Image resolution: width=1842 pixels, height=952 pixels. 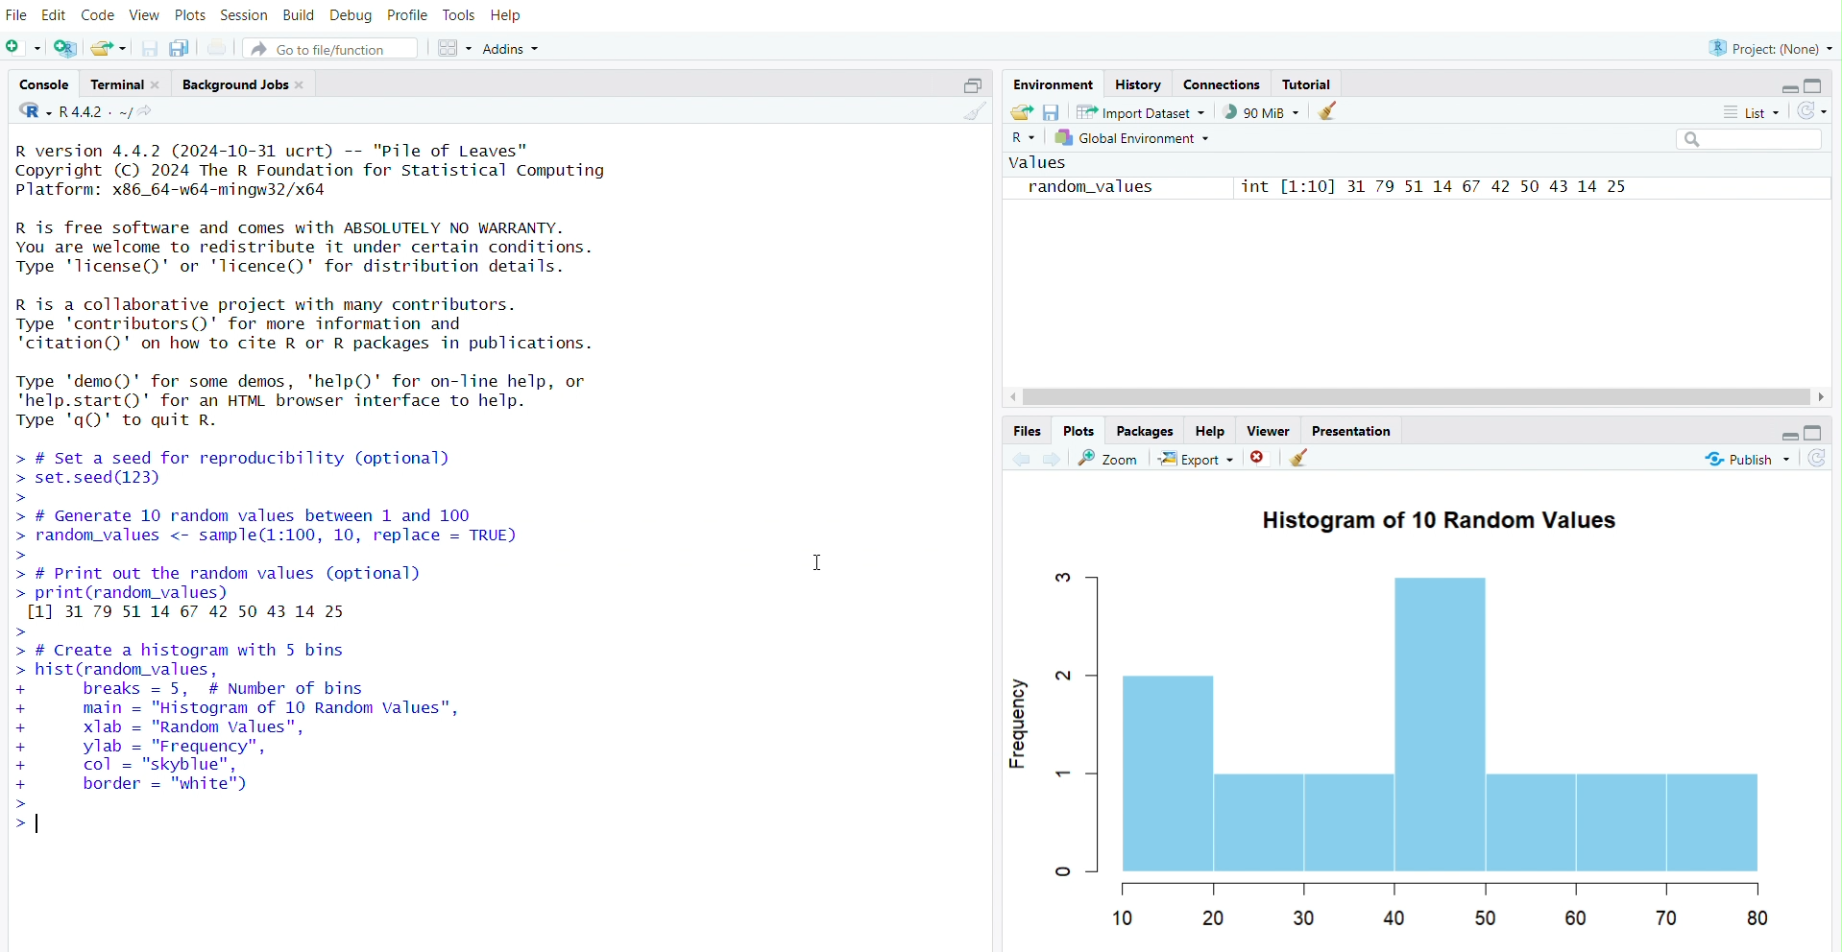 I want to click on debug, so click(x=352, y=12).